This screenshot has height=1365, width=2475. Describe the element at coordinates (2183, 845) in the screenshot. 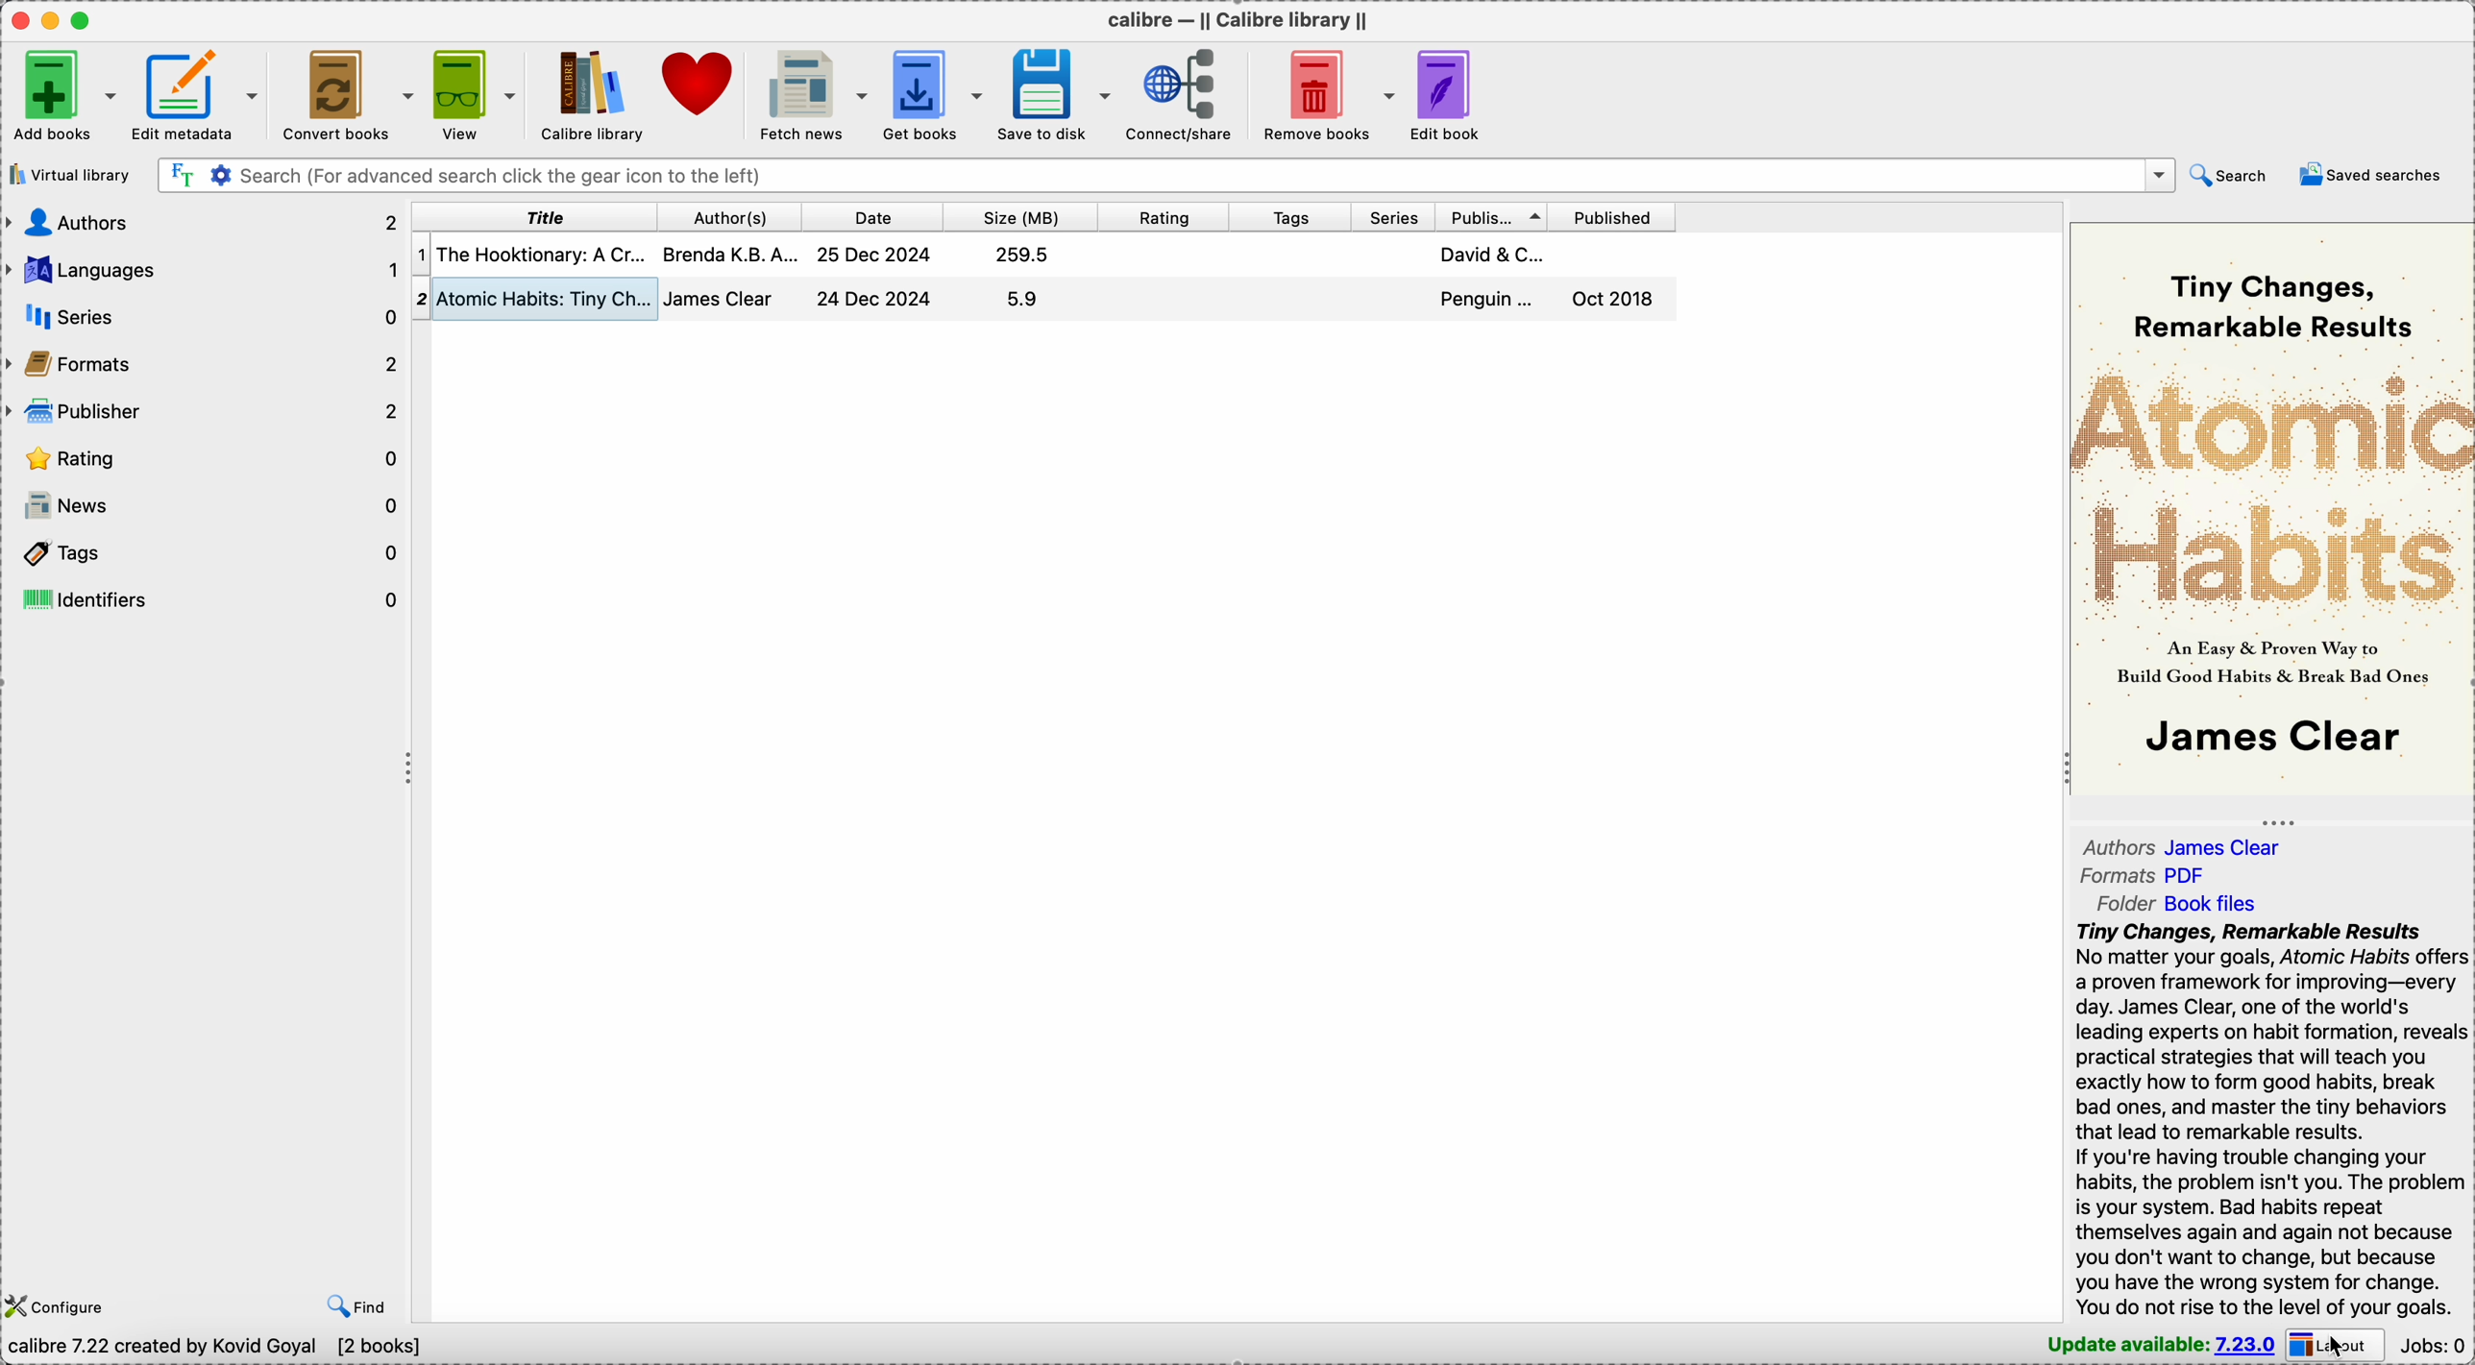

I see `authors james clear` at that location.